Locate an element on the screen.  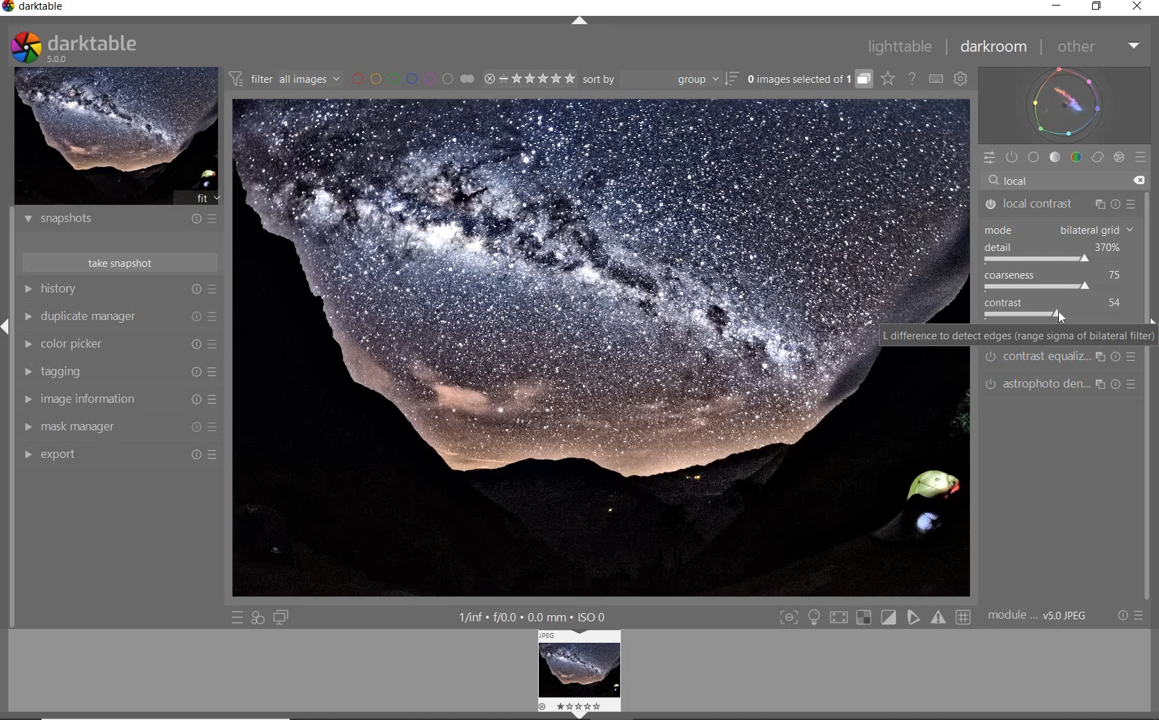
TAKE SNAPSHOTS is located at coordinates (121, 263).